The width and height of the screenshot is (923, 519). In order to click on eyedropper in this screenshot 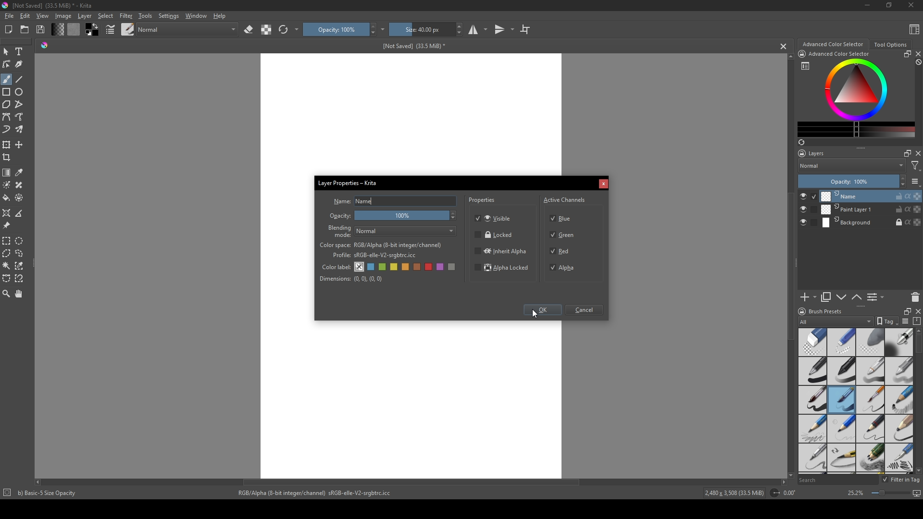, I will do `click(20, 173)`.